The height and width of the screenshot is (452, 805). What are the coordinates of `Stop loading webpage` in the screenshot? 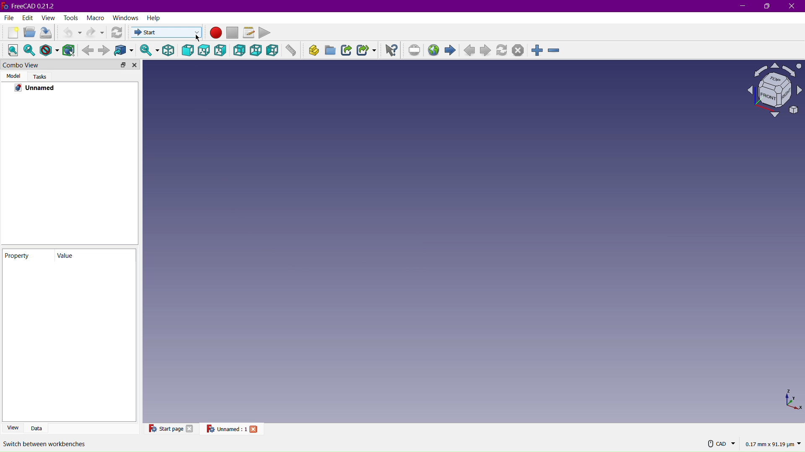 It's located at (517, 51).